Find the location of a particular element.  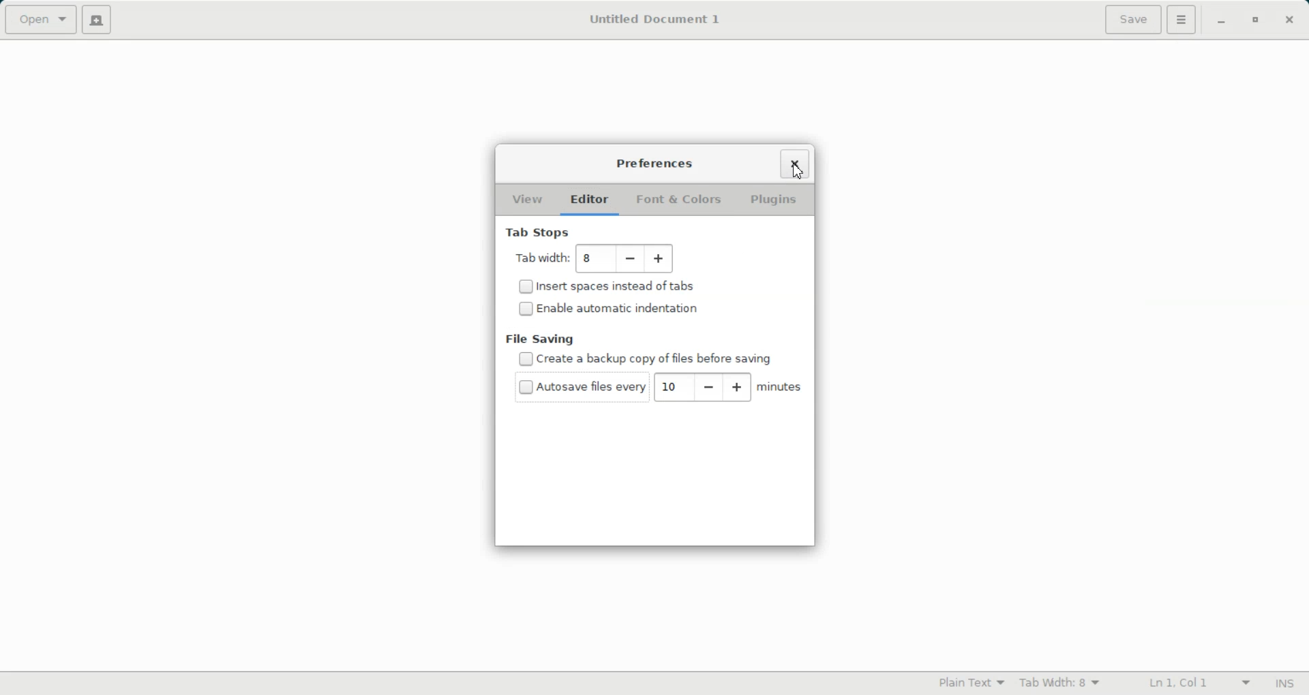

Minimize is located at coordinates (1222, 20).